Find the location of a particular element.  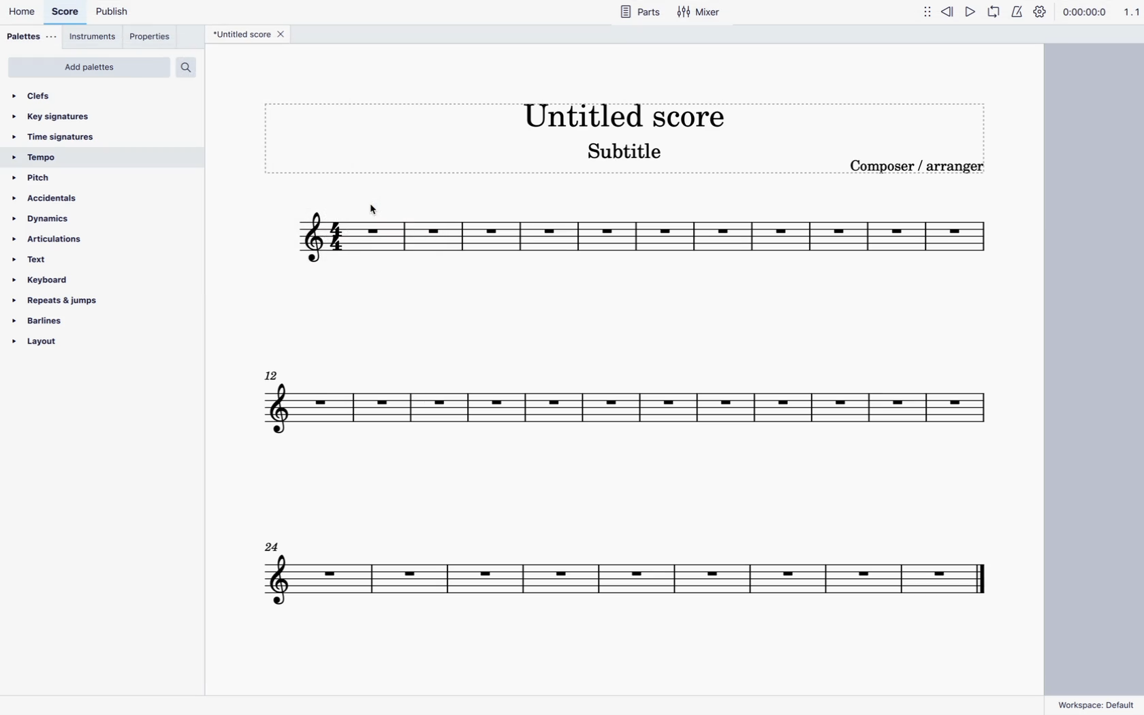

score is located at coordinates (640, 241).